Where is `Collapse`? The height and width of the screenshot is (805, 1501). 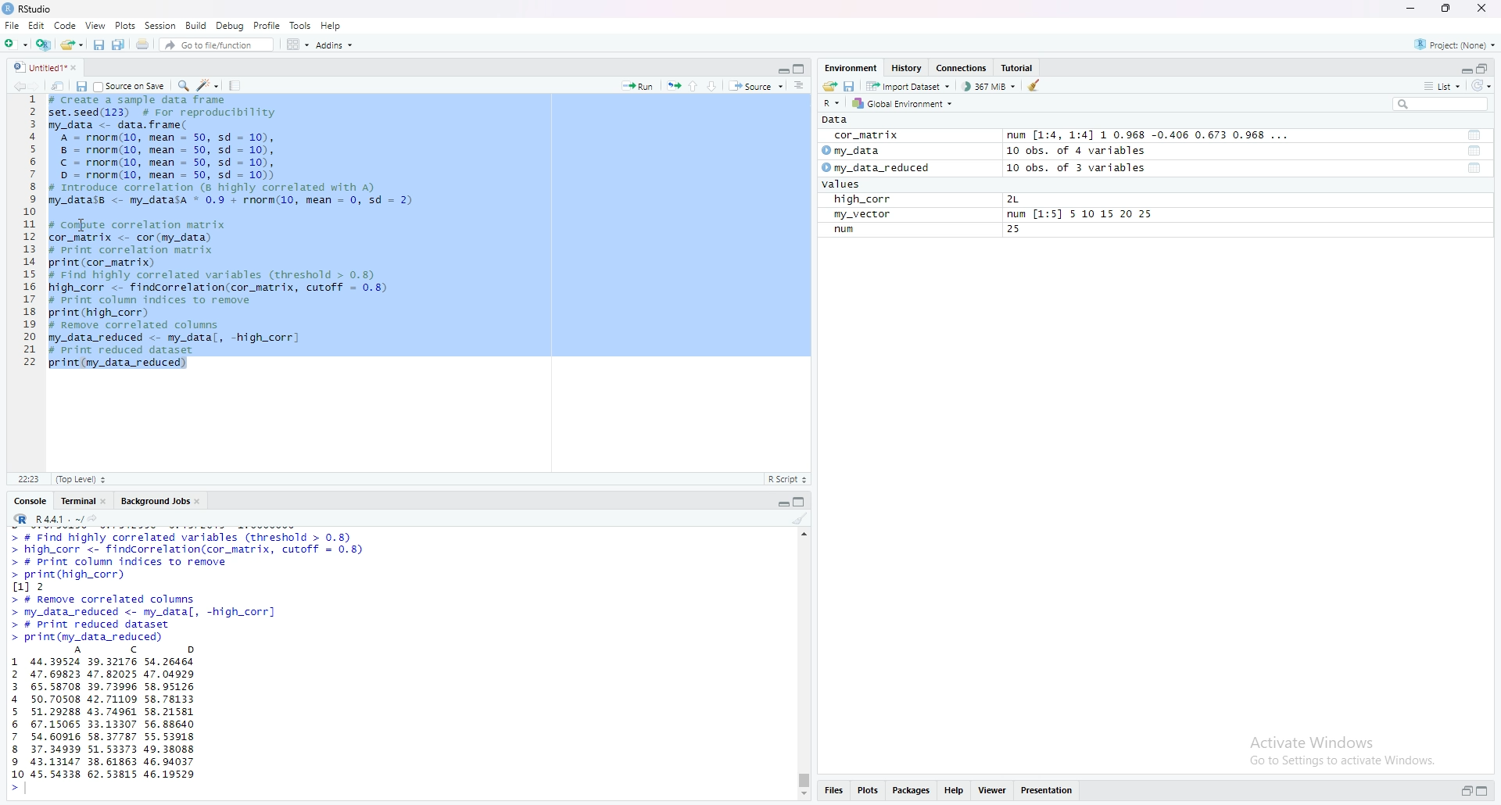
Collapse is located at coordinates (1463, 70).